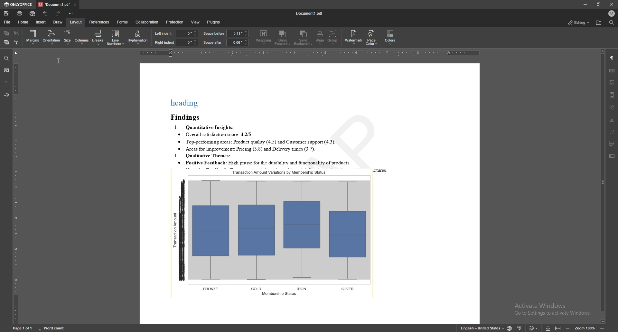 Image resolution: width=618 pixels, height=332 pixels. I want to click on references, so click(100, 22).